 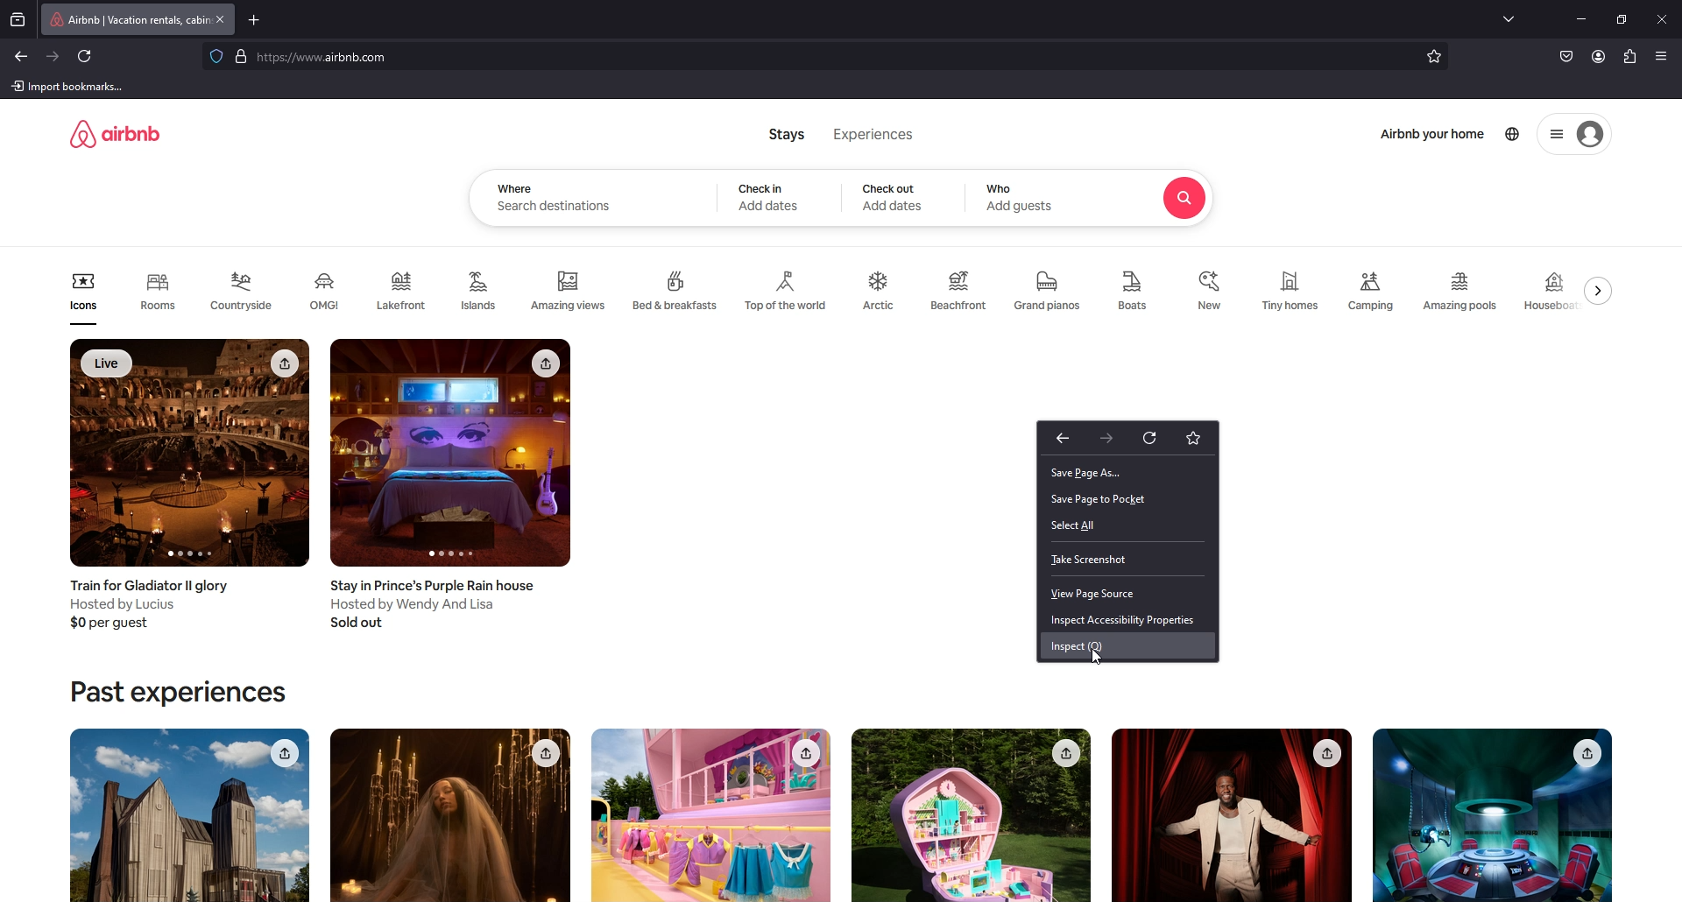 What do you see at coordinates (894, 207) in the screenshot?
I see `Add dates` at bounding box center [894, 207].